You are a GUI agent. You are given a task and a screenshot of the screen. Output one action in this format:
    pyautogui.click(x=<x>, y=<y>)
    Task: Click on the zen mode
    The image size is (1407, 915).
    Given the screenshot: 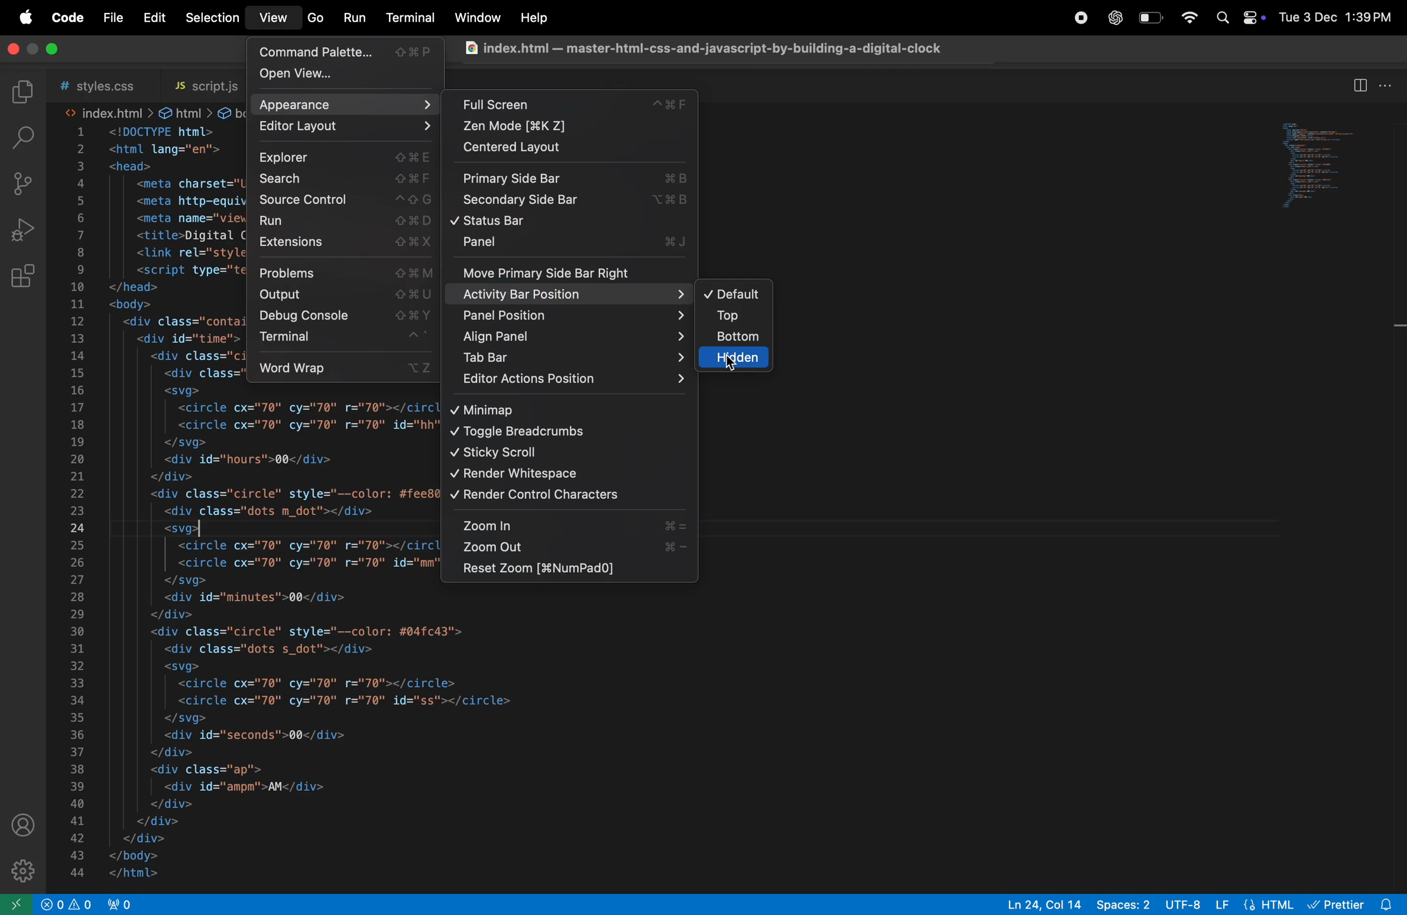 What is the action you would take?
    pyautogui.click(x=569, y=127)
    